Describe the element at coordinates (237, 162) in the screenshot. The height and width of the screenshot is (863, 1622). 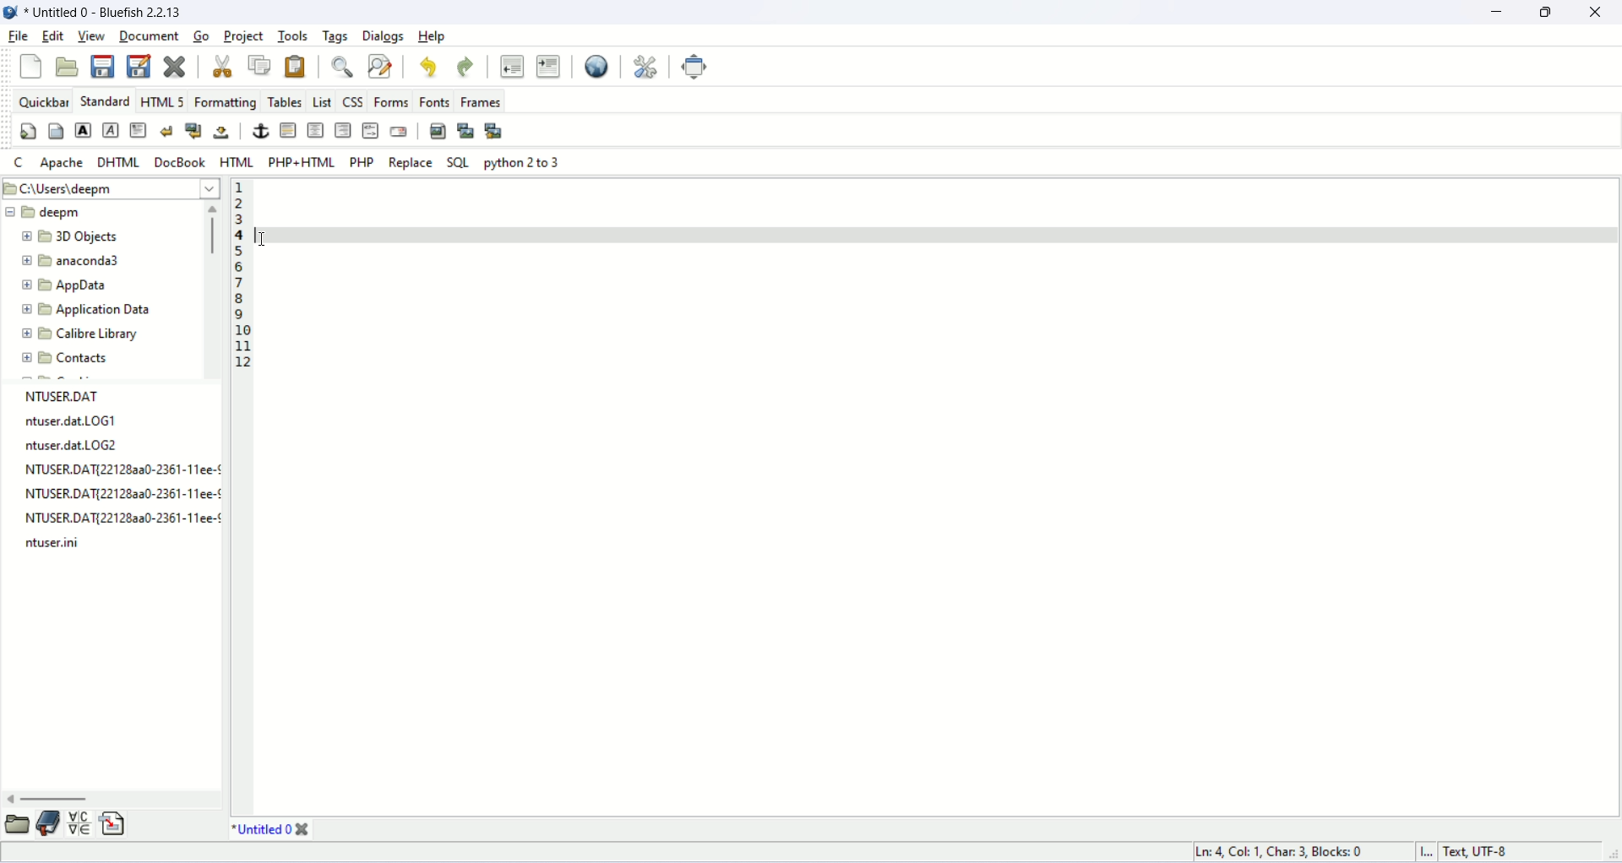
I see `HTML` at that location.